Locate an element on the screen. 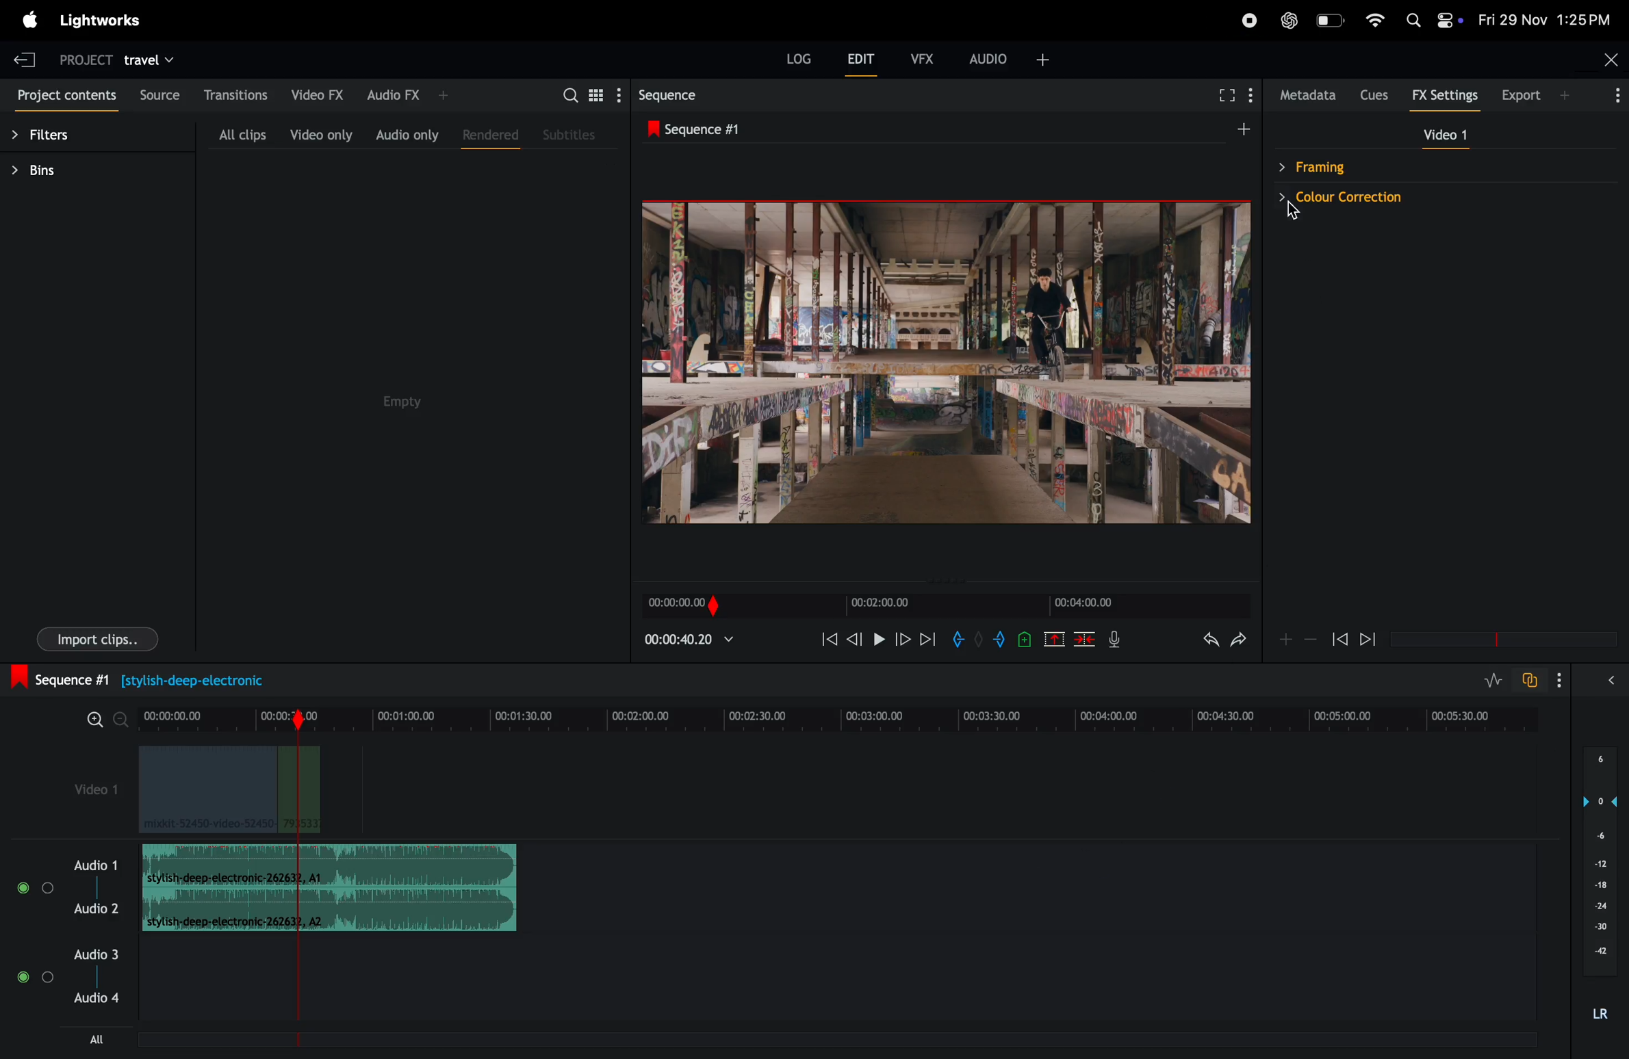  fullscreen is located at coordinates (1220, 93).